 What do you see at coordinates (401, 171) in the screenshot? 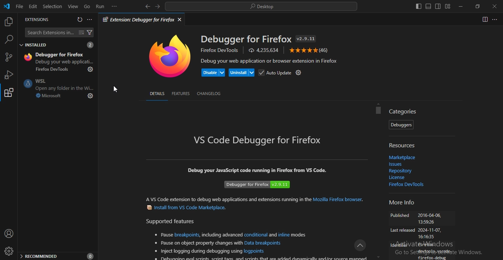
I see `repository` at bounding box center [401, 171].